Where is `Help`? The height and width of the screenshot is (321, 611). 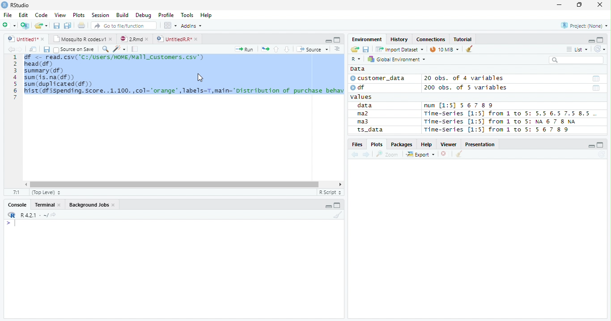
Help is located at coordinates (207, 15).